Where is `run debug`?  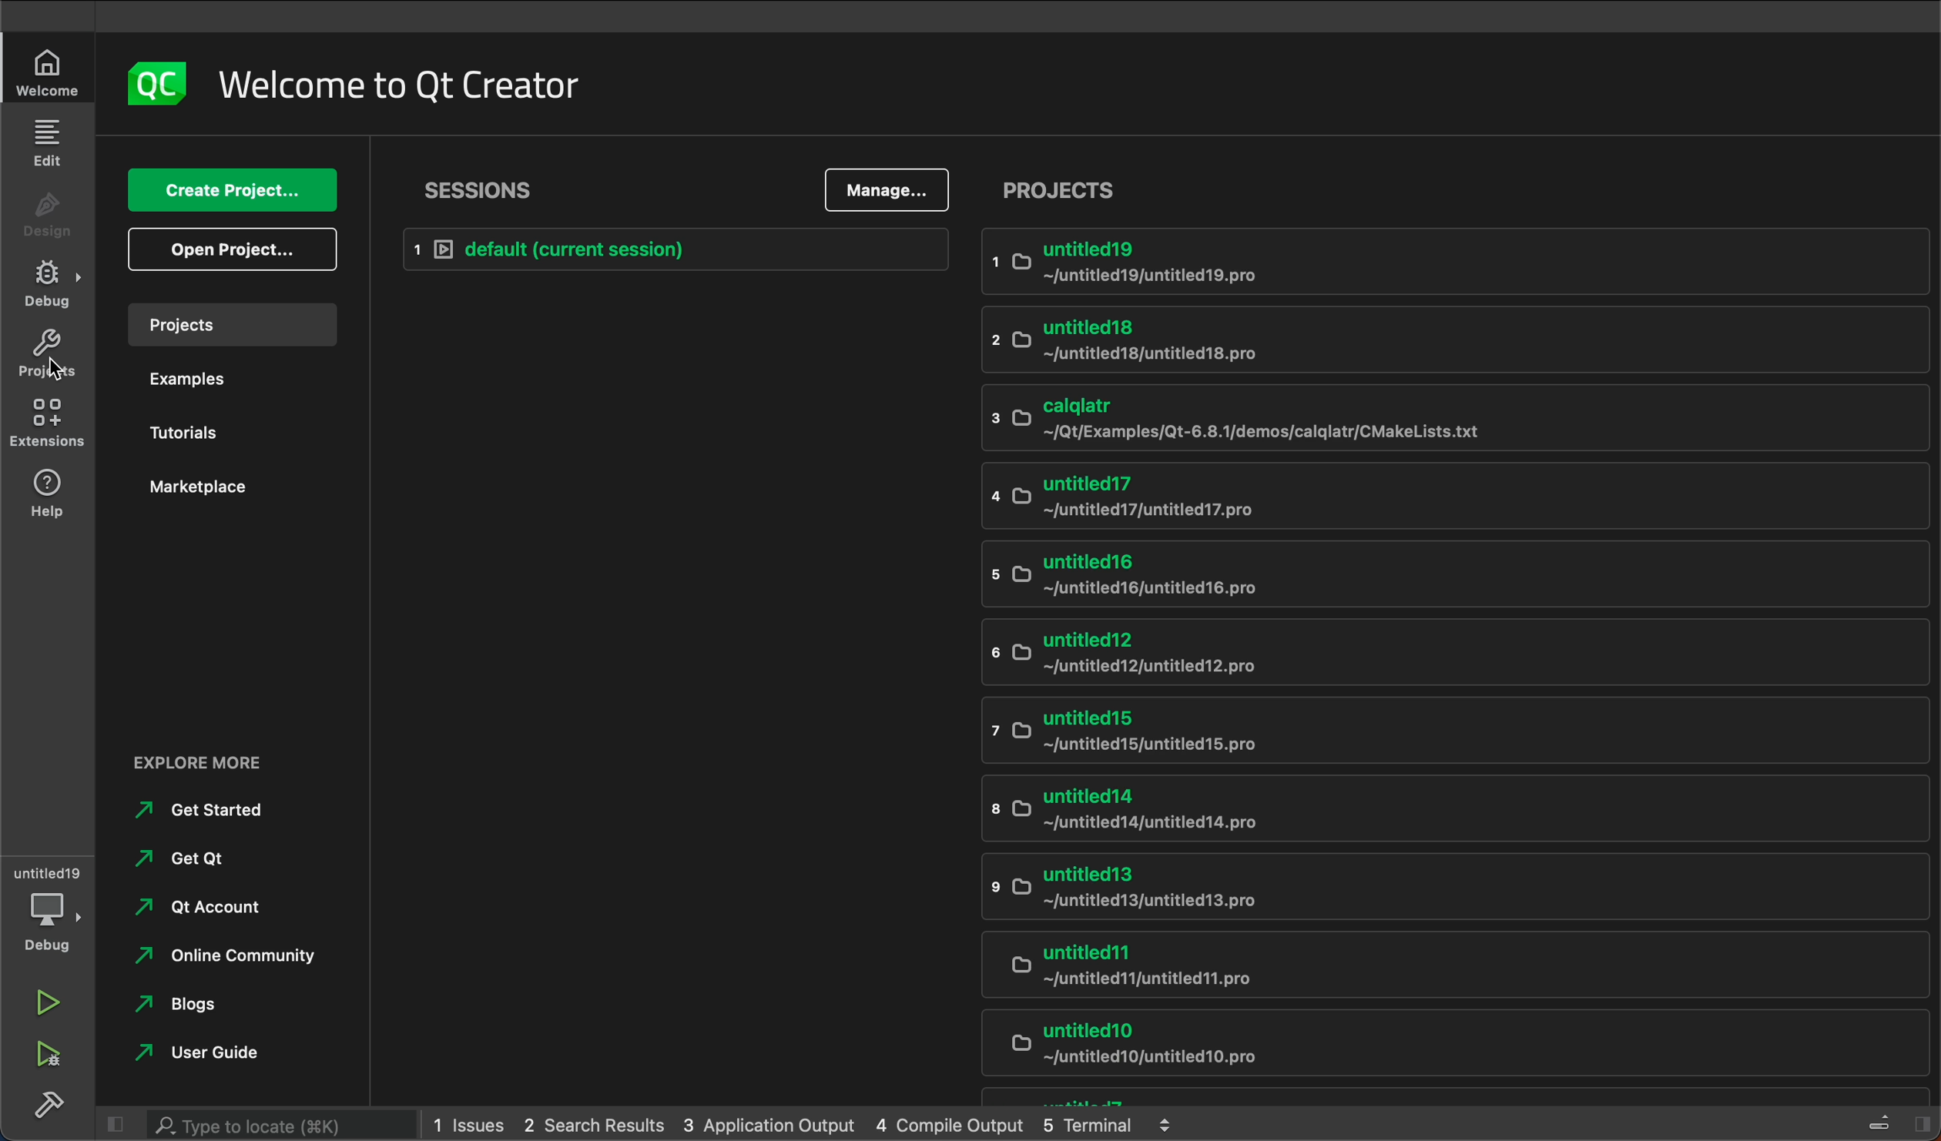 run debug is located at coordinates (50, 1052).